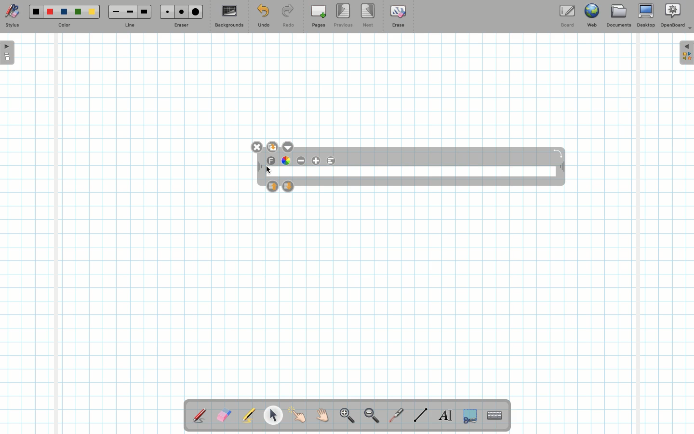 This screenshot has height=434, width=694. What do you see at coordinates (65, 12) in the screenshot?
I see `Blue` at bounding box center [65, 12].